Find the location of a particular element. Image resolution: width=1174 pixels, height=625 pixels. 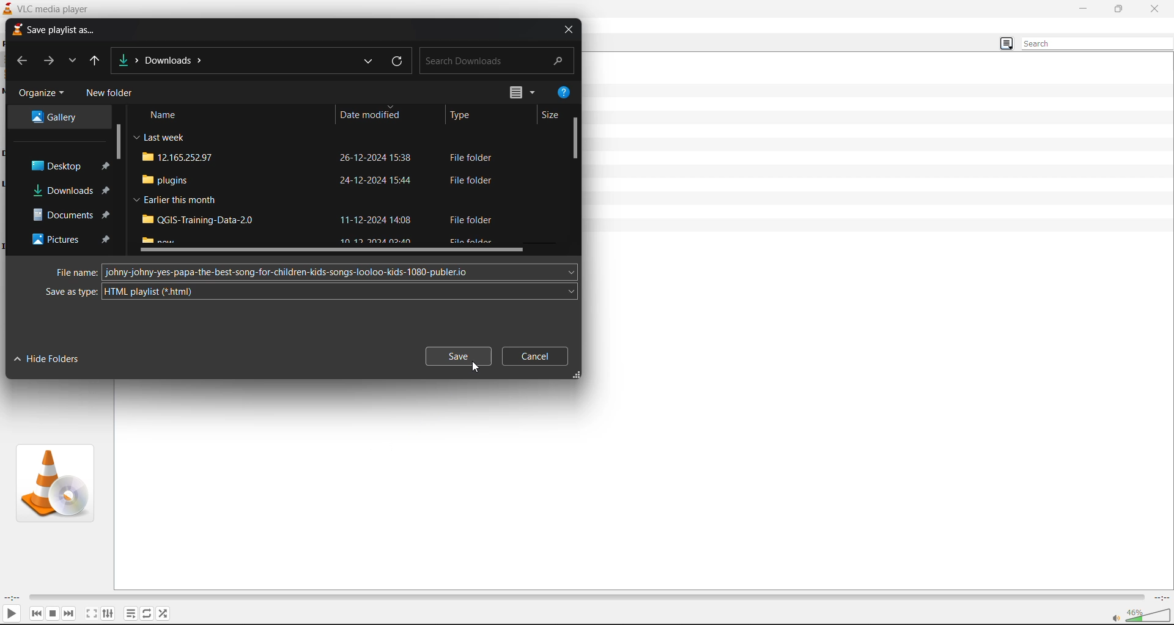

recent locations is located at coordinates (75, 61).